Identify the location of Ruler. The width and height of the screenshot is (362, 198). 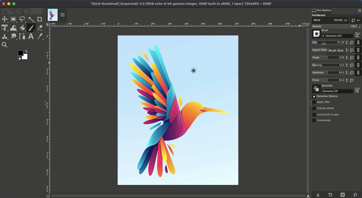
(48, 113).